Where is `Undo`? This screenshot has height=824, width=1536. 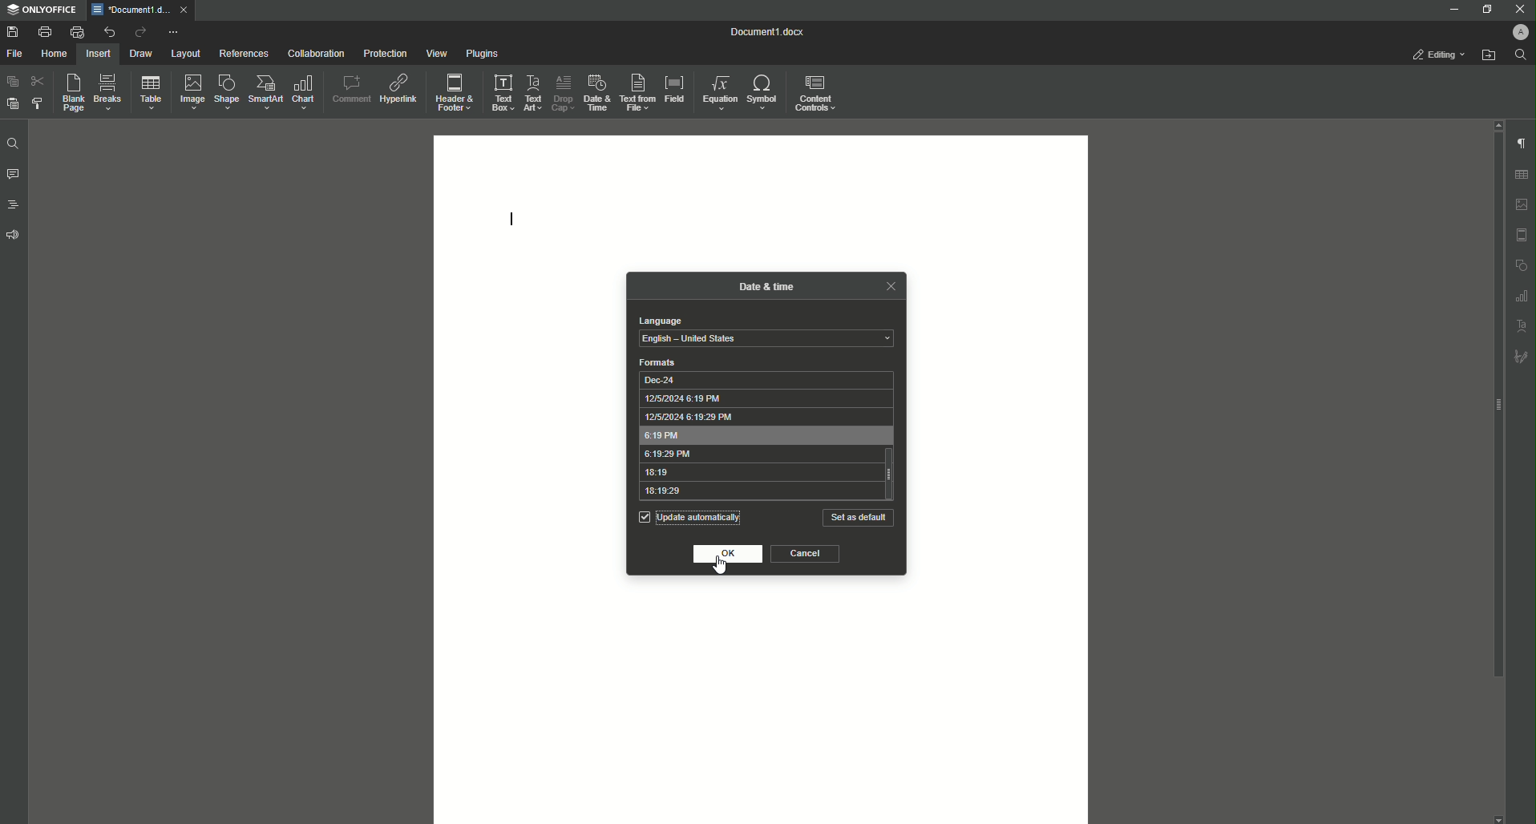 Undo is located at coordinates (107, 31).